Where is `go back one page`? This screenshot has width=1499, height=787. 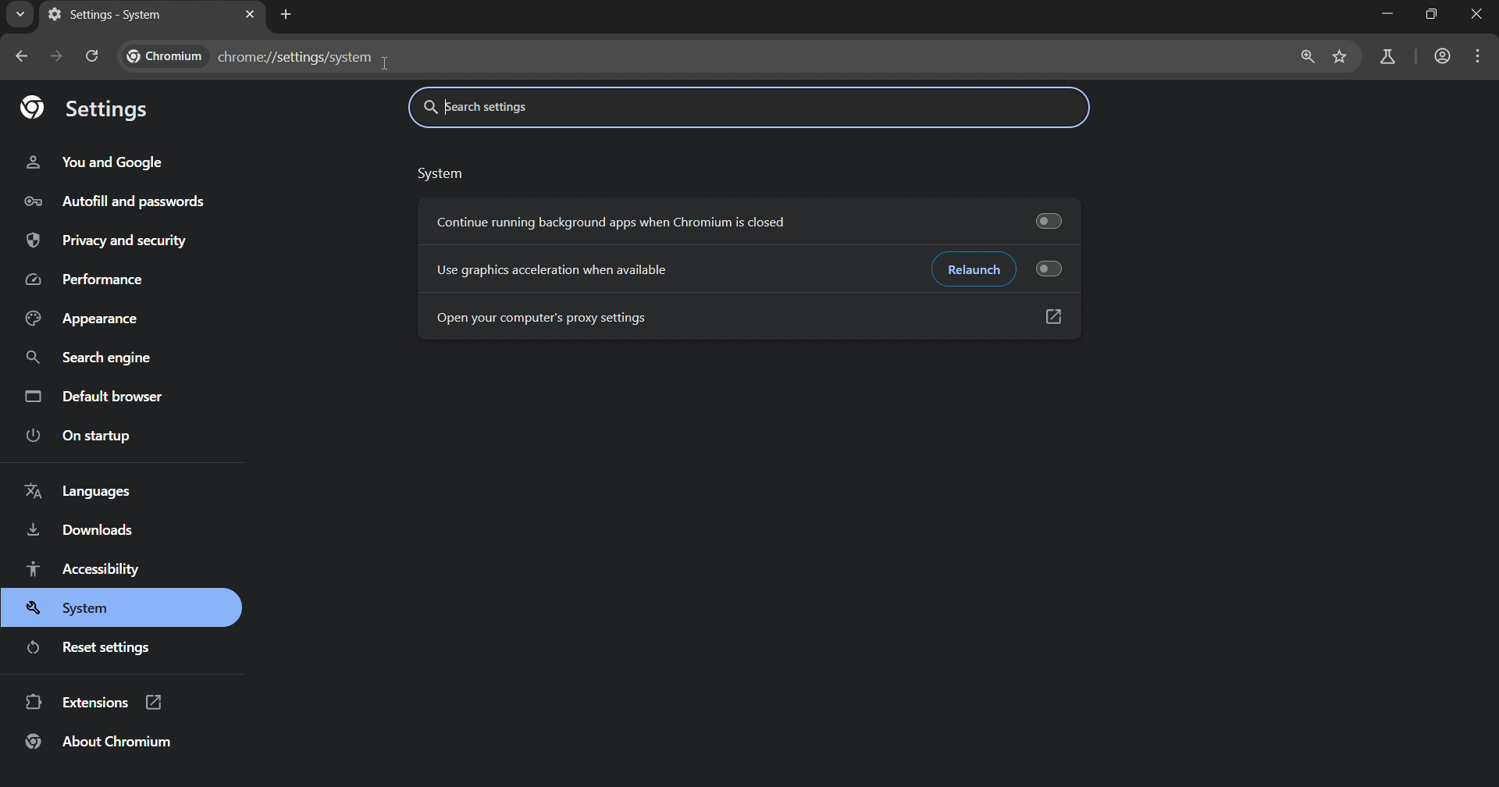 go back one page is located at coordinates (24, 57).